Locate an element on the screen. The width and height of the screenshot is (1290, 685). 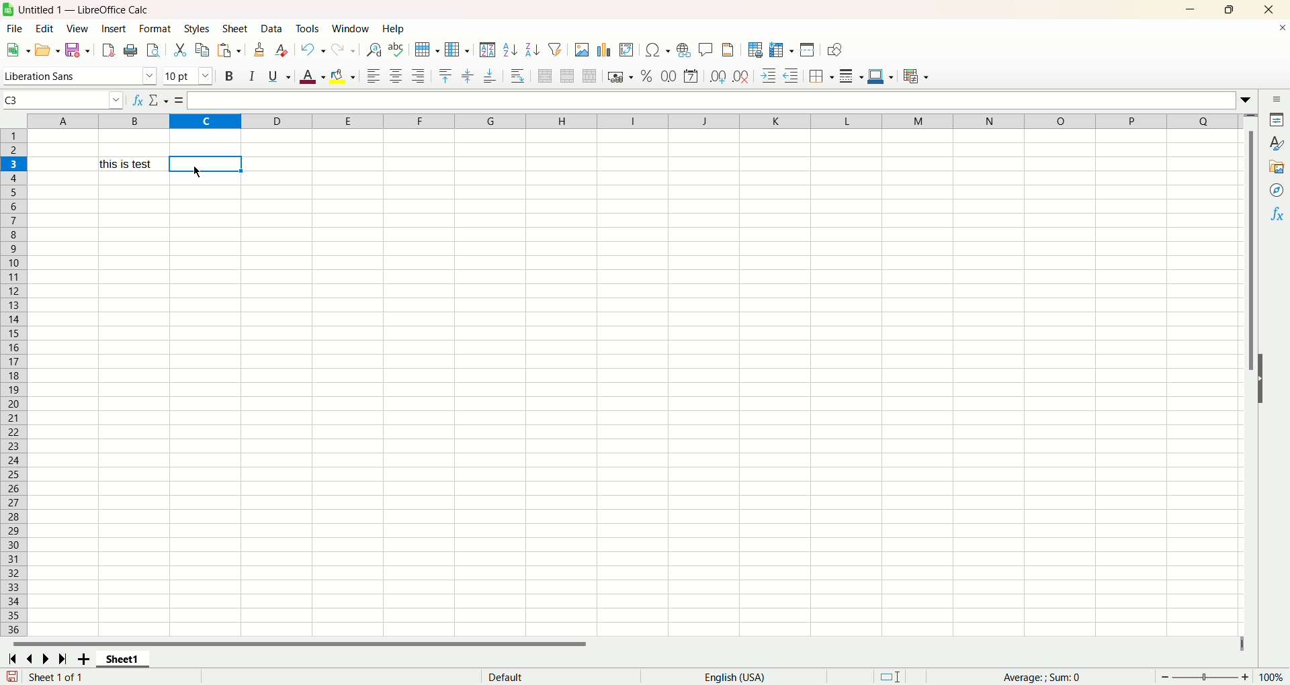
format as date is located at coordinates (692, 77).